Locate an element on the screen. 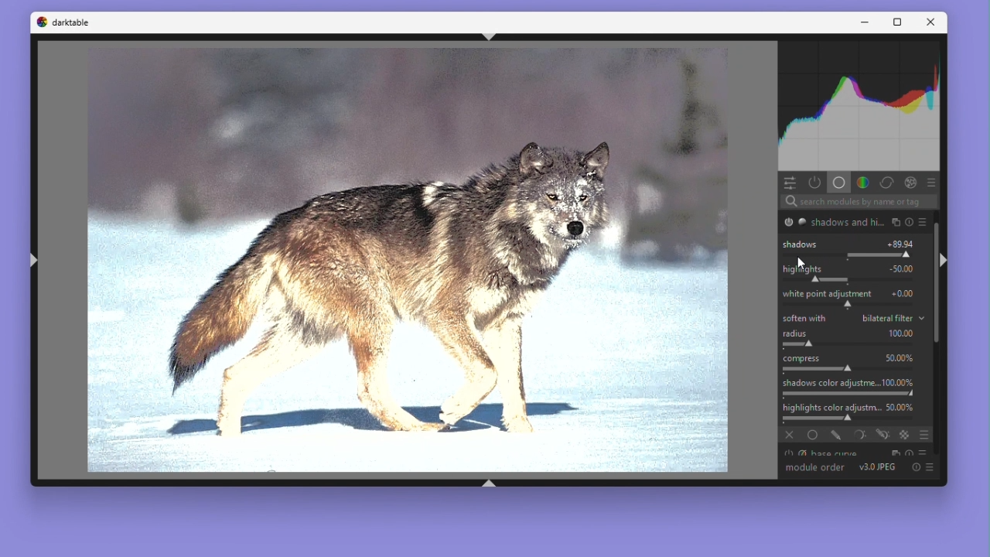 This screenshot has height=557, width=990. darktable is located at coordinates (82, 22).